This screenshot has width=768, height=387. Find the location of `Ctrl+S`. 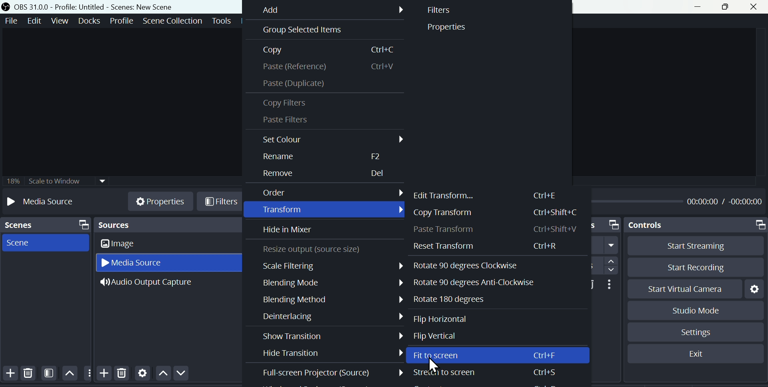

Ctrl+S is located at coordinates (544, 373).